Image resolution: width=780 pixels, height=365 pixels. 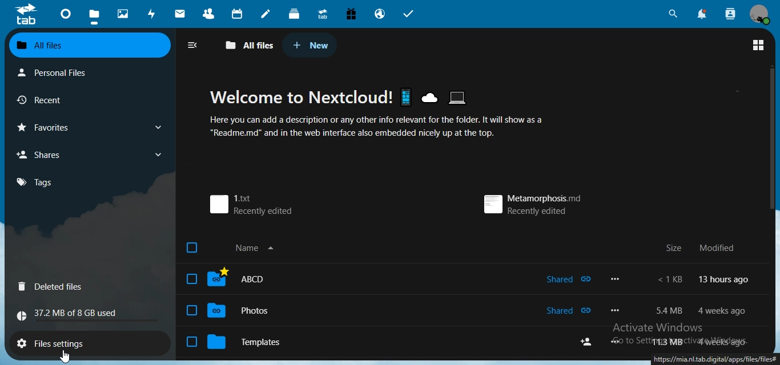 I want to click on 1.txt, so click(x=255, y=203).